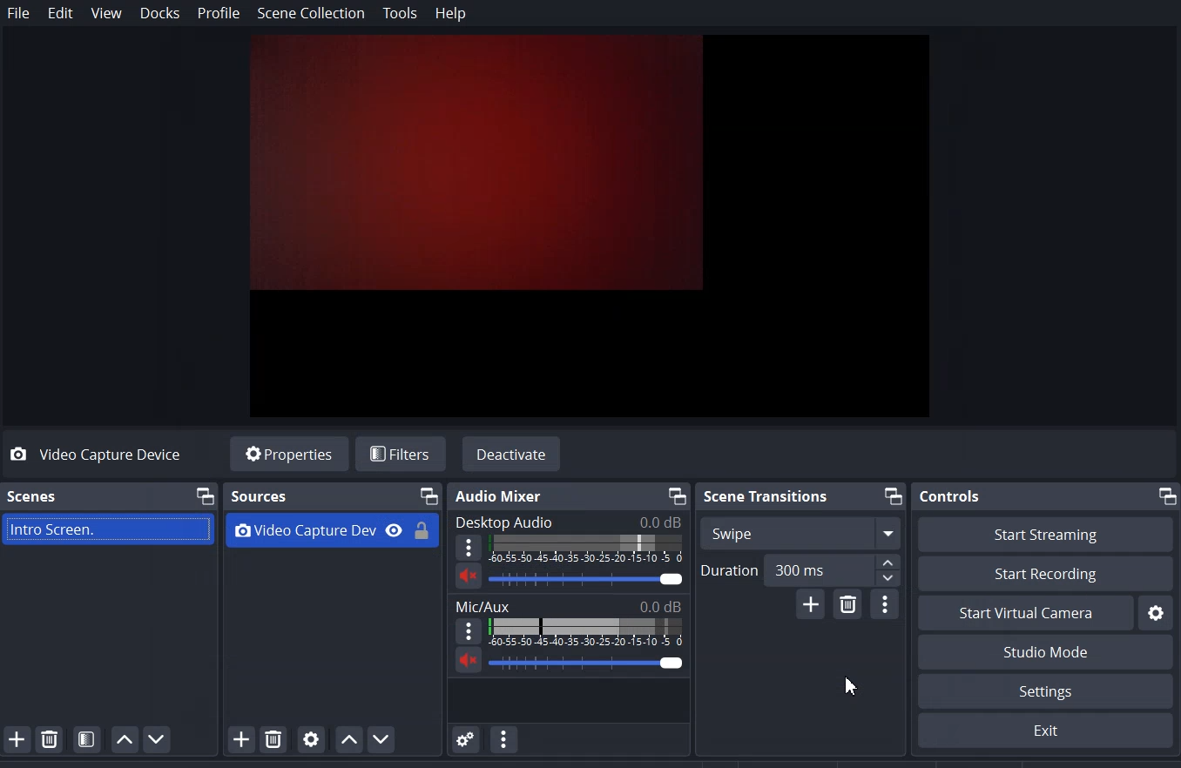  Describe the element at coordinates (273, 739) in the screenshot. I see `Remove Selected Source` at that location.